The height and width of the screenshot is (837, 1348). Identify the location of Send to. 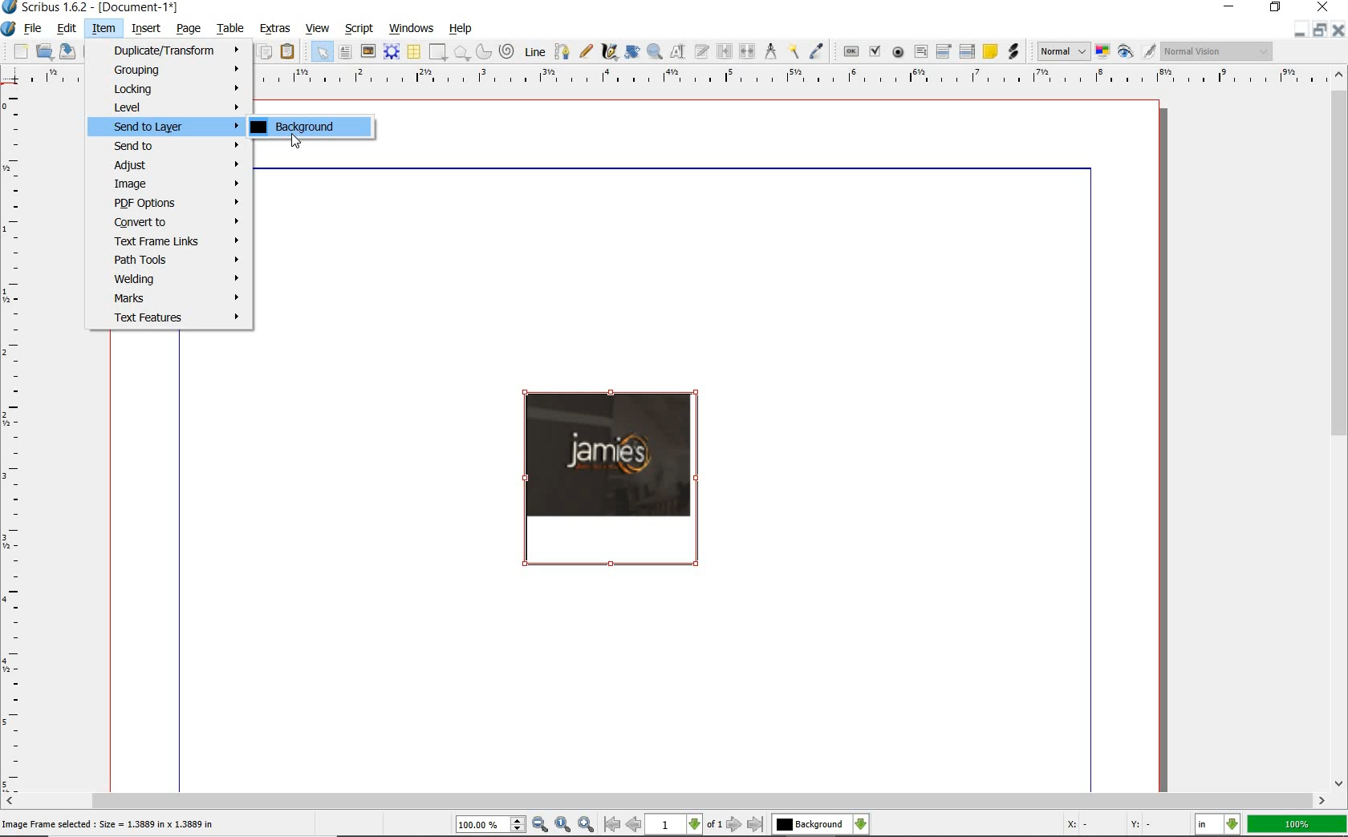
(167, 146).